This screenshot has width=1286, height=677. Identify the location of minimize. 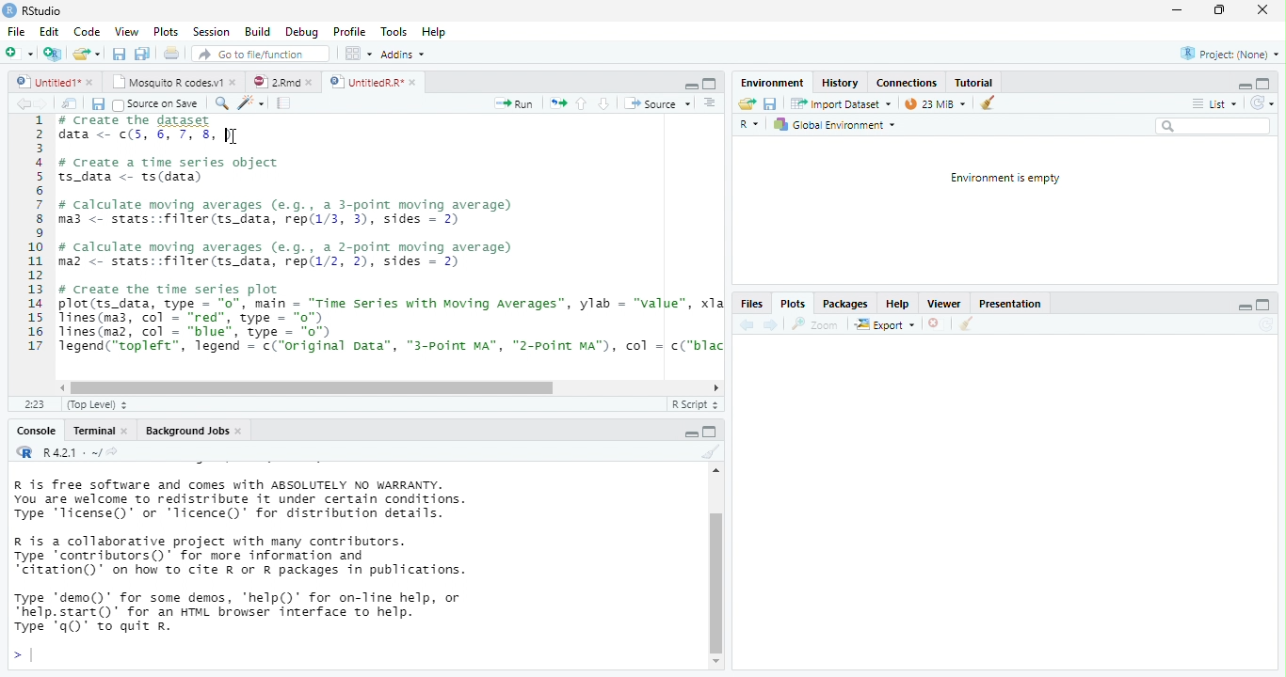
(1246, 309).